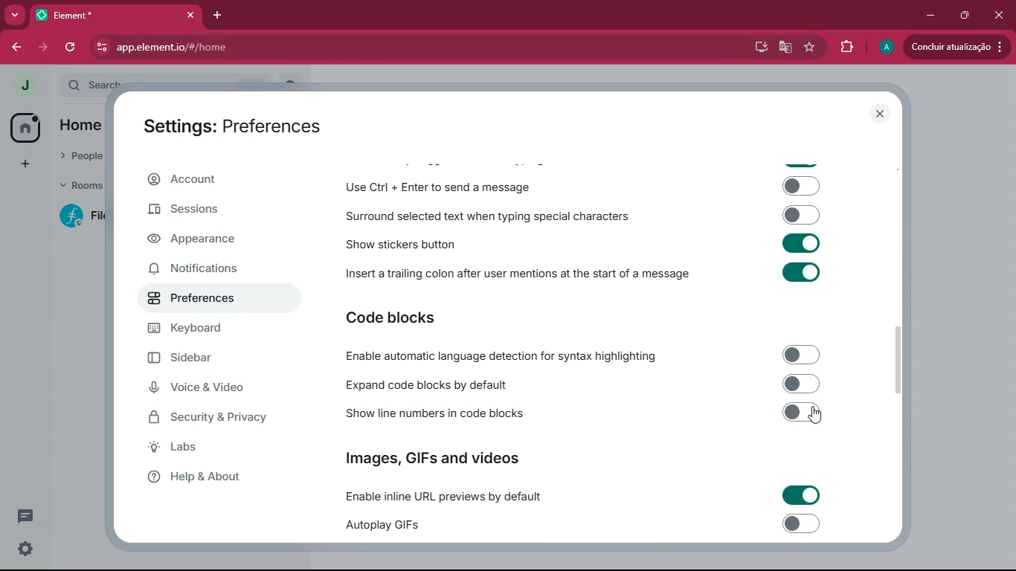 This screenshot has width=1016, height=571. What do you see at coordinates (25, 165) in the screenshot?
I see `more` at bounding box center [25, 165].